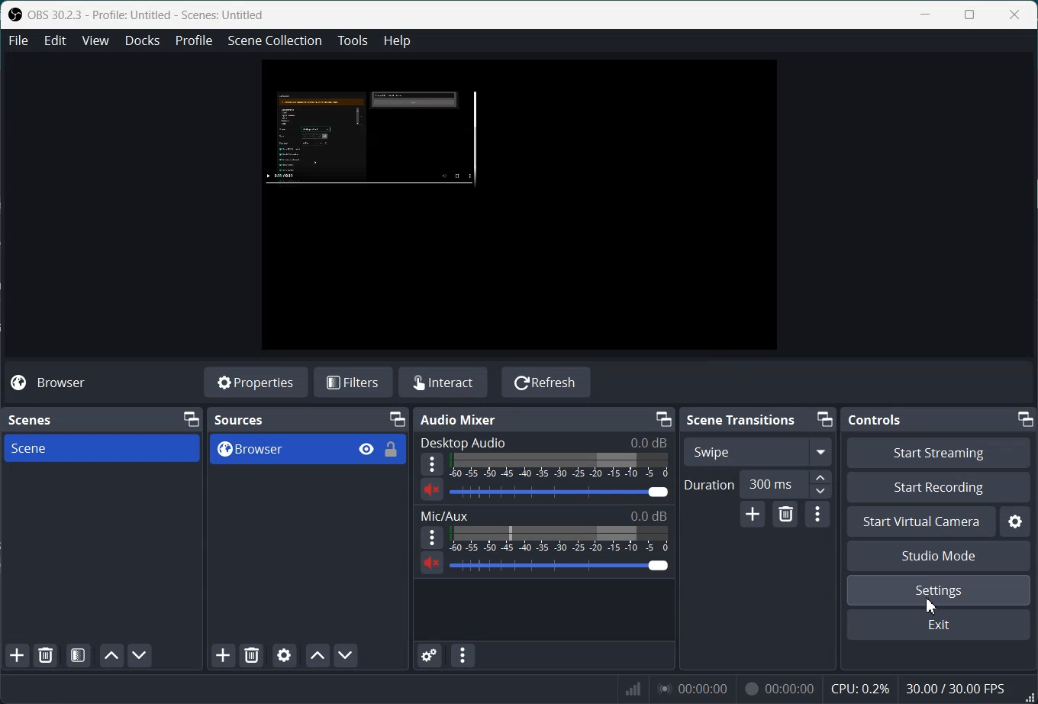  What do you see at coordinates (559, 492) in the screenshot?
I see `Volume Adjuster` at bounding box center [559, 492].